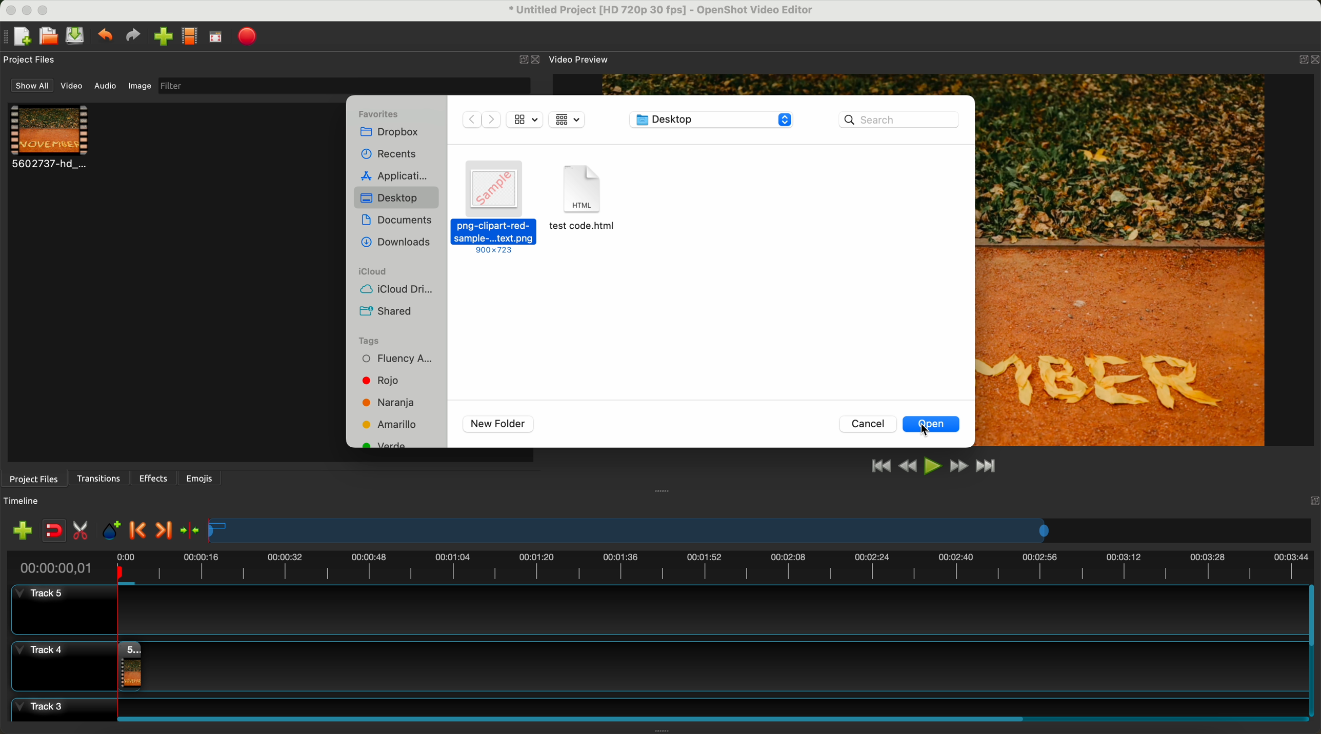 Image resolution: width=1321 pixels, height=734 pixels. Describe the element at coordinates (566, 120) in the screenshot. I see `view` at that location.